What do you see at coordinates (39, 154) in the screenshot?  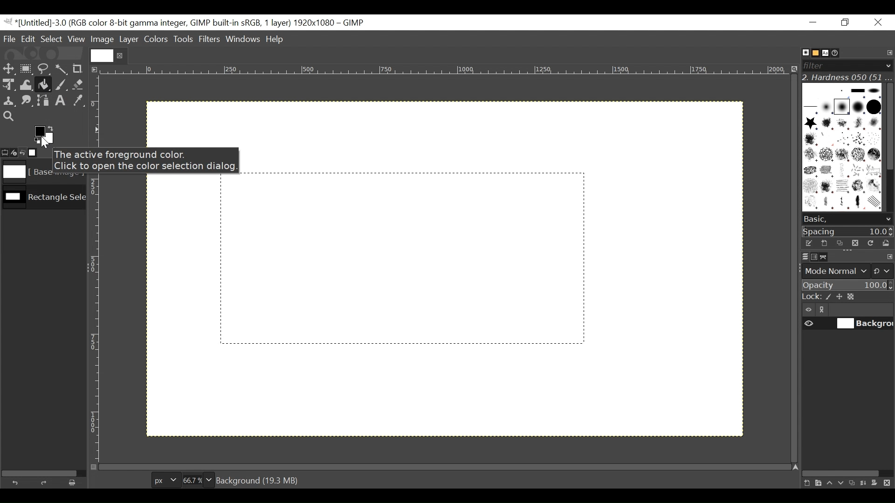 I see `Images` at bounding box center [39, 154].